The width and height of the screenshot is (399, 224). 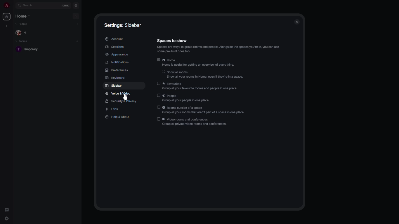 I want to click on sessions, so click(x=115, y=47).